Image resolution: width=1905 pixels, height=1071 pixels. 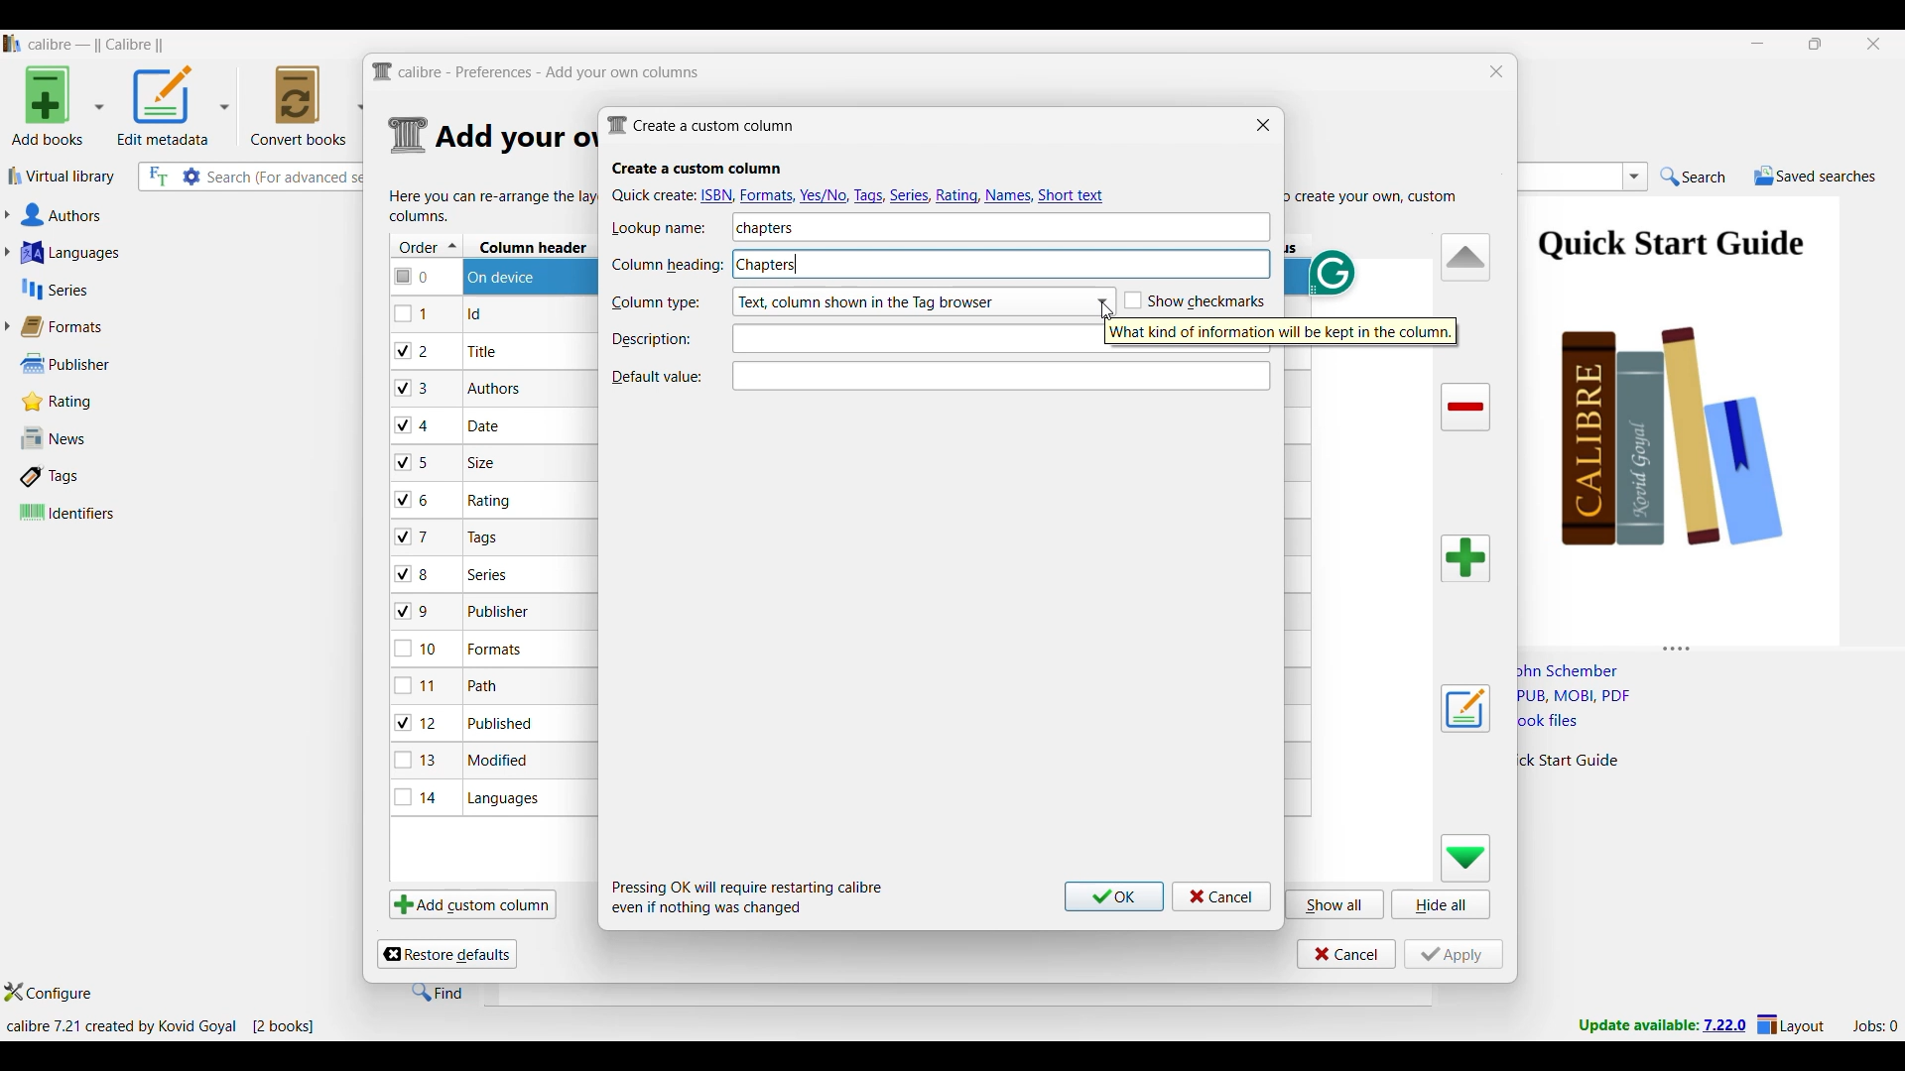 What do you see at coordinates (70, 326) in the screenshot?
I see `Formats` at bounding box center [70, 326].